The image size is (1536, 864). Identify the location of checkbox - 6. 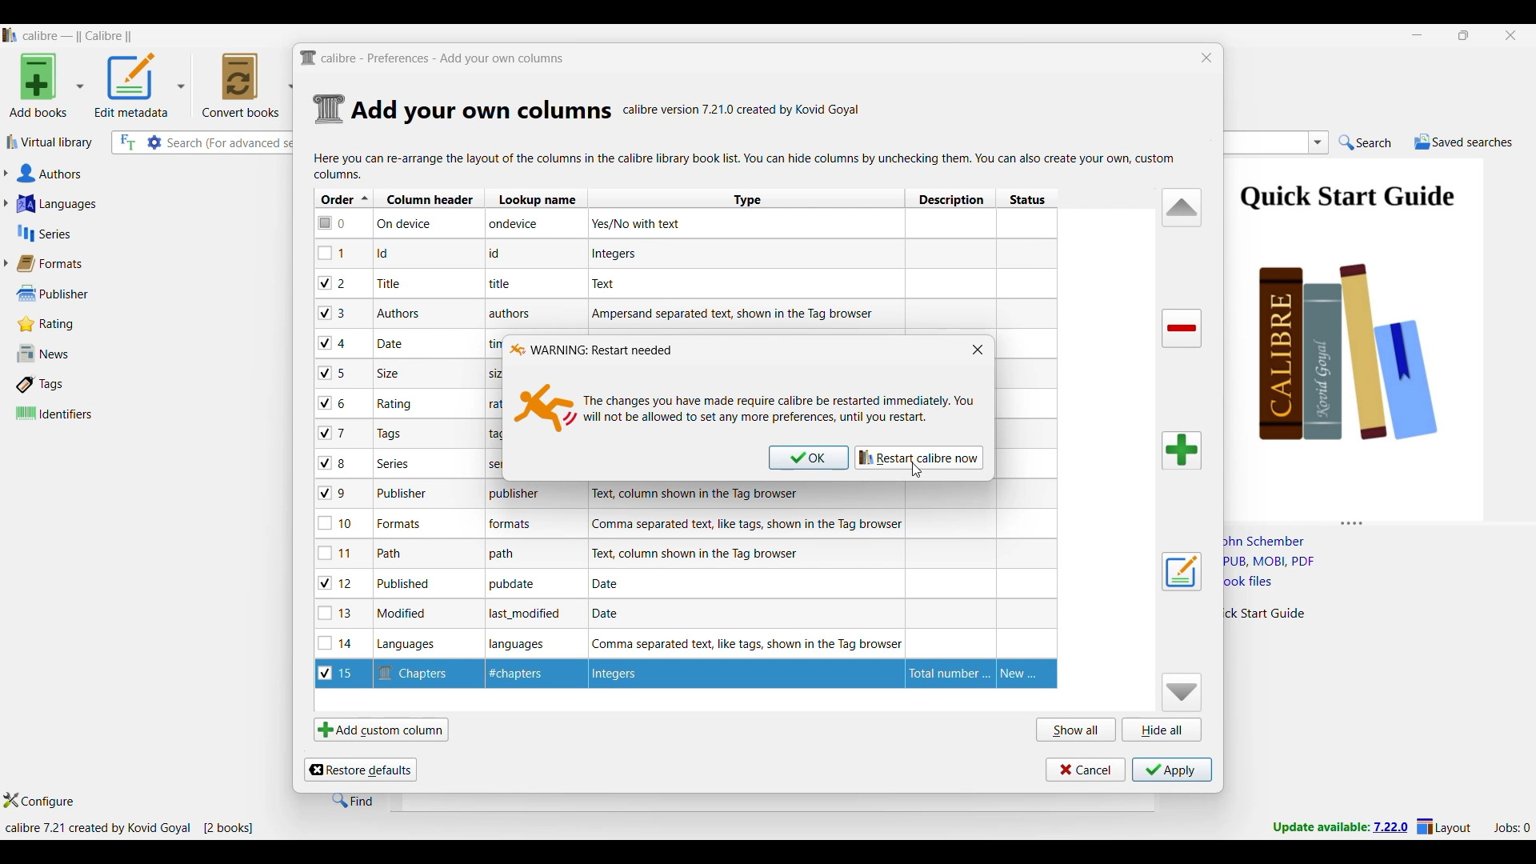
(335, 404).